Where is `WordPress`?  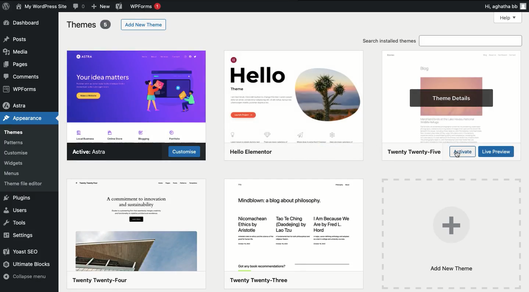
WordPress is located at coordinates (6, 7).